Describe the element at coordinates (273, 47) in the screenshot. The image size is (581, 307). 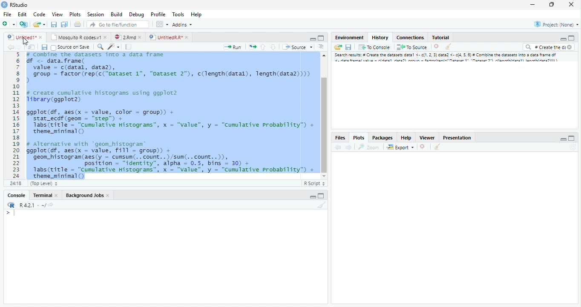
I see `Go to the next section/chunk` at that location.